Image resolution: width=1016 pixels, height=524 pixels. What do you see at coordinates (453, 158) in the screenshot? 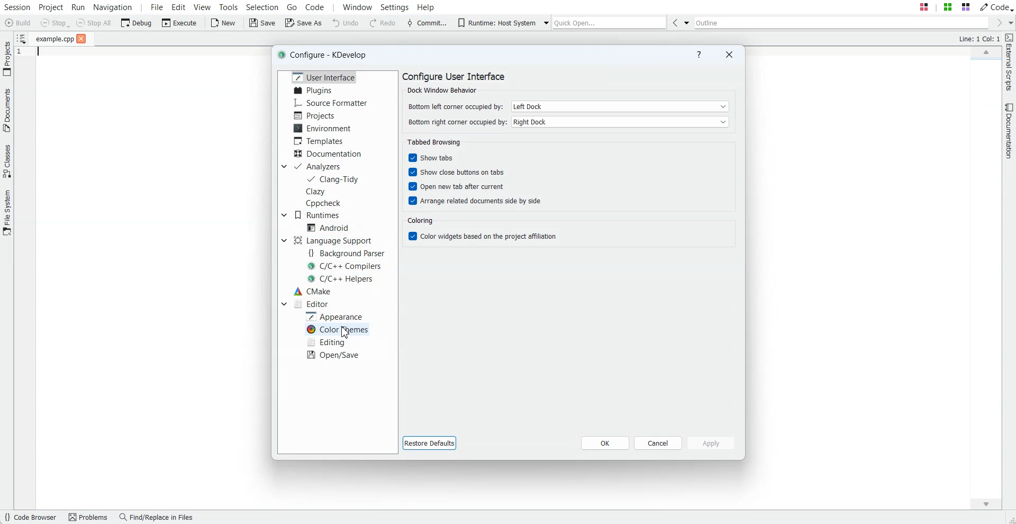
I see `Enable Show tabs` at bounding box center [453, 158].